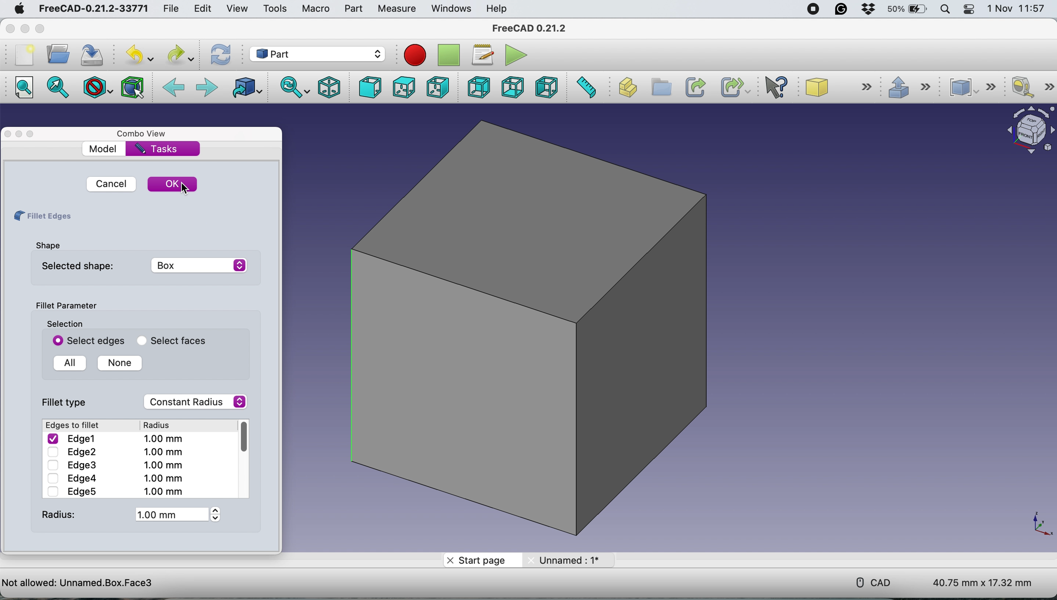 The height and width of the screenshot is (600, 1057). What do you see at coordinates (61, 87) in the screenshot?
I see `fit all selection` at bounding box center [61, 87].